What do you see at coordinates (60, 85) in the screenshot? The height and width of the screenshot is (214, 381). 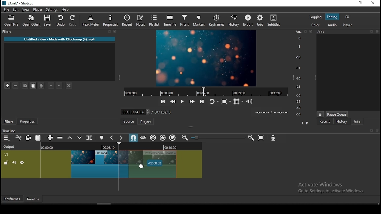 I see `move filter down` at bounding box center [60, 85].